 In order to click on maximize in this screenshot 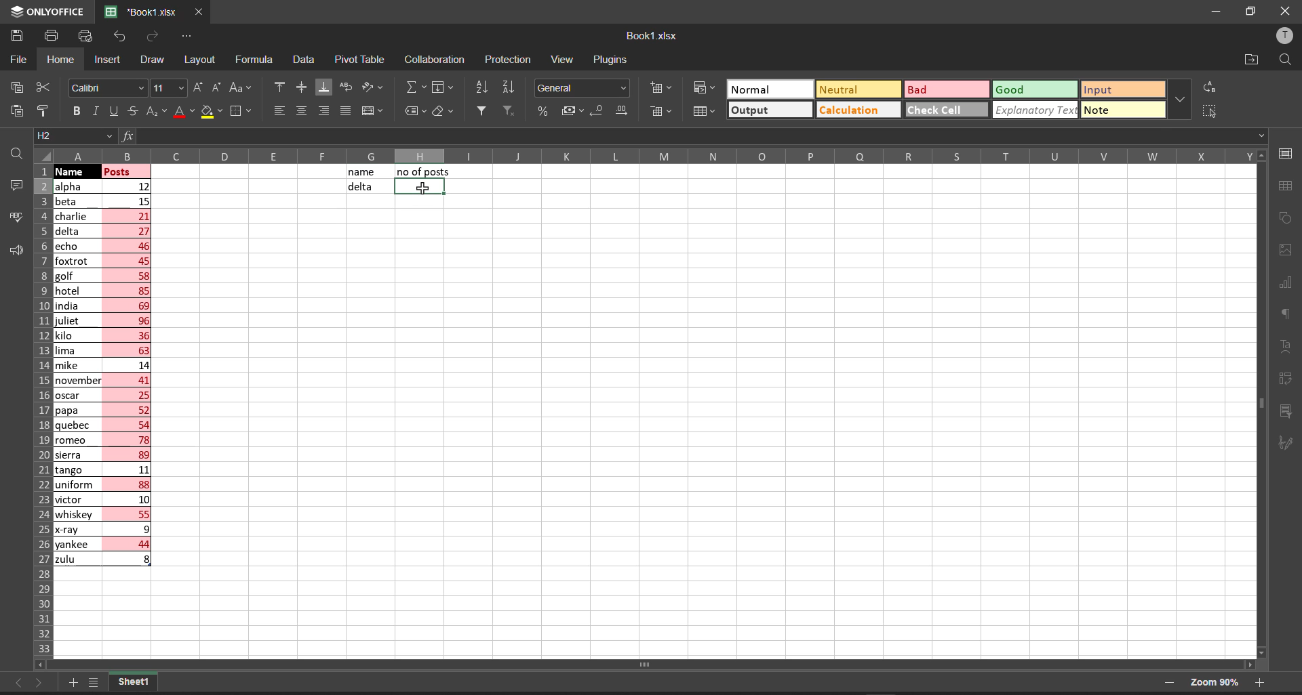, I will do `click(1253, 12)`.